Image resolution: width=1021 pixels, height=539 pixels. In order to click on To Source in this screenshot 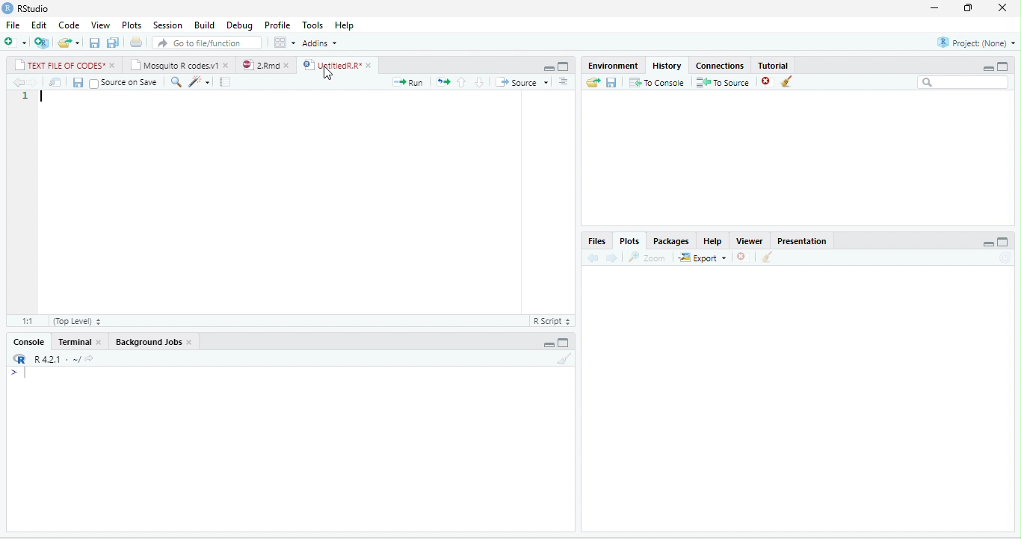, I will do `click(724, 81)`.